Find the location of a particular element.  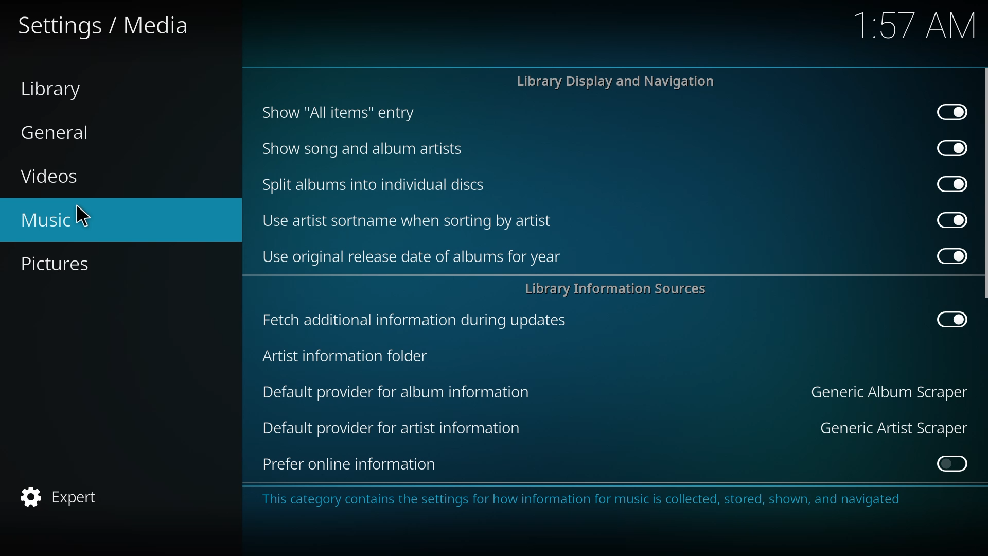

library info sources is located at coordinates (619, 290).